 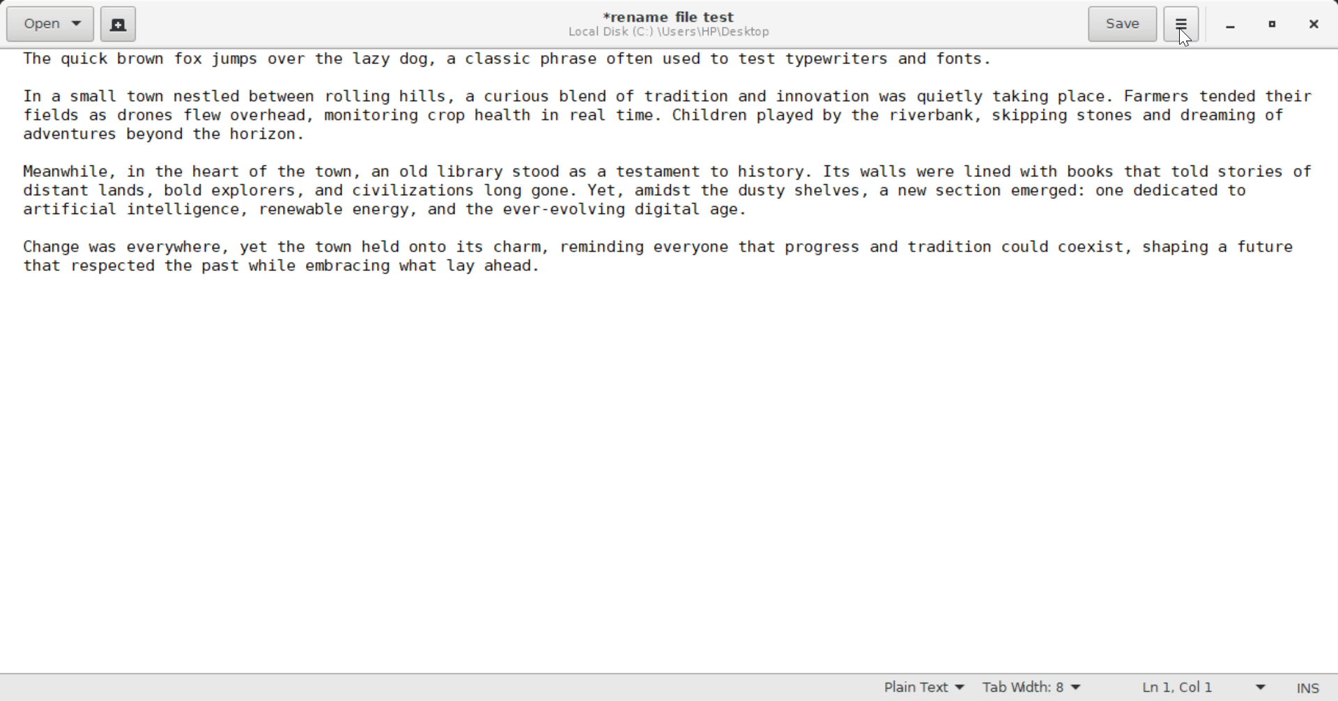 I want to click on Line & Character Count, so click(x=1199, y=688).